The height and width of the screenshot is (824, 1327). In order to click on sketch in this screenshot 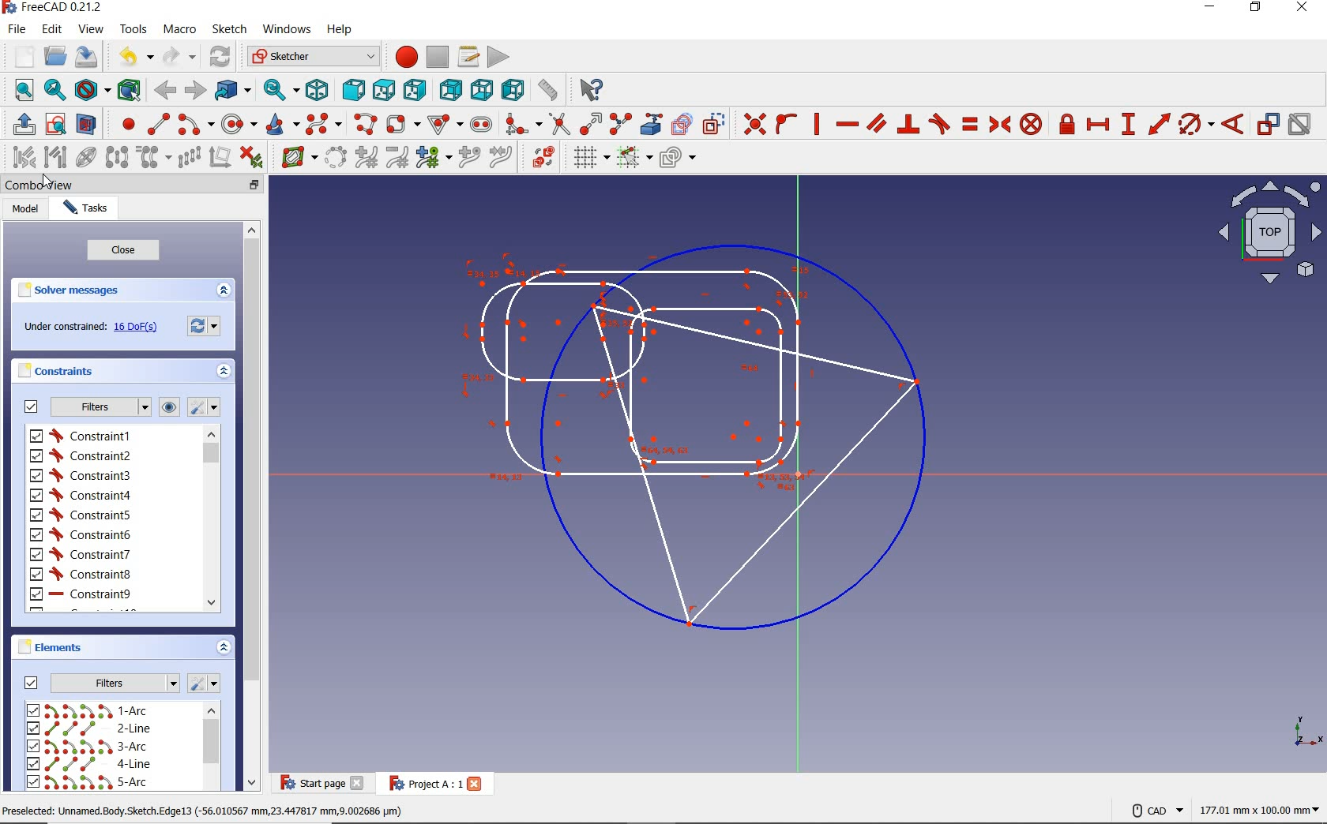, I will do `click(229, 30)`.